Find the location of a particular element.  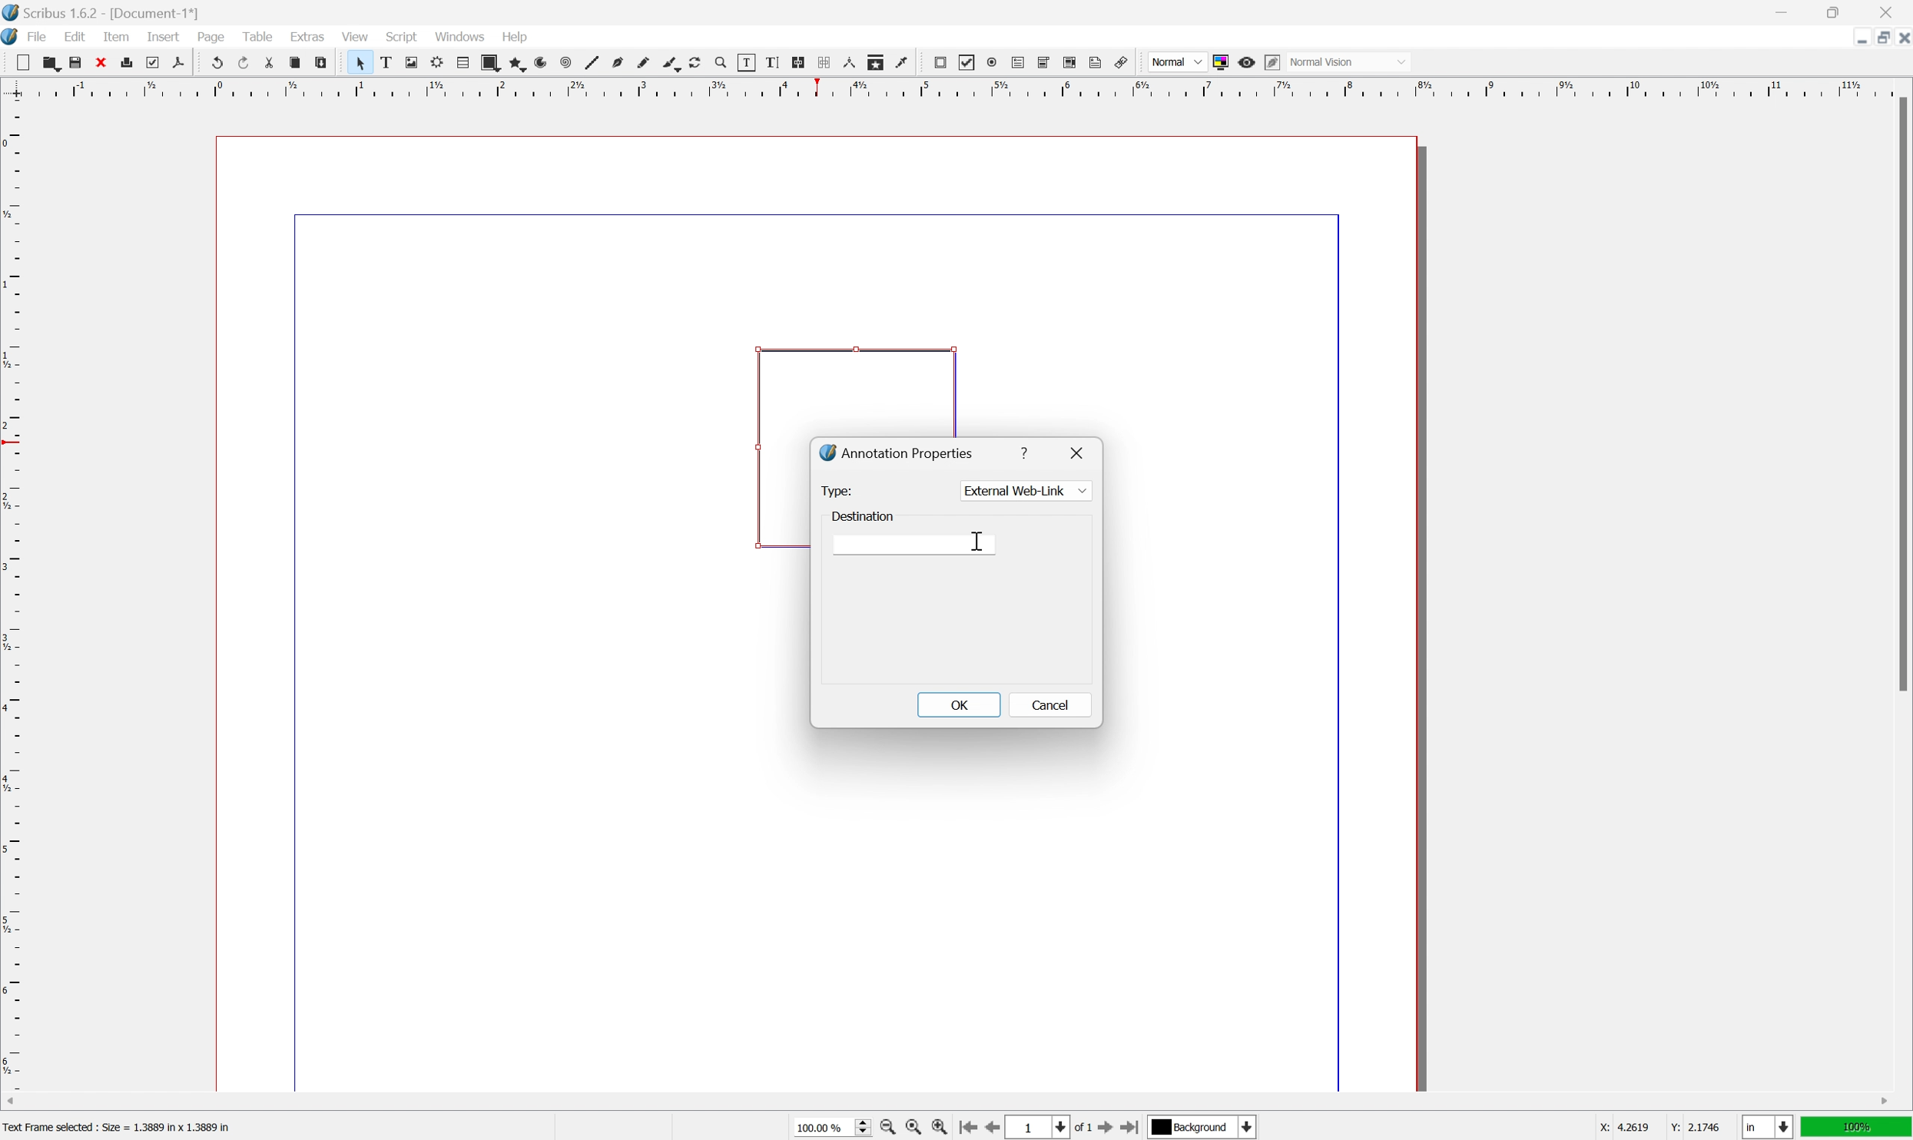

page is located at coordinates (211, 37).